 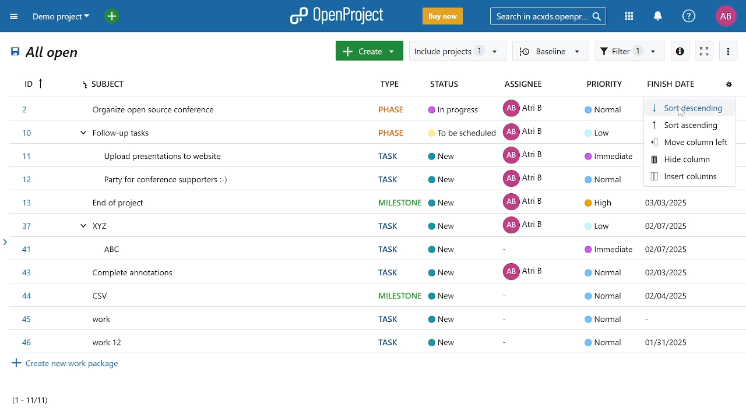 I want to click on task titled "Upload presentations to website", so click(x=329, y=155).